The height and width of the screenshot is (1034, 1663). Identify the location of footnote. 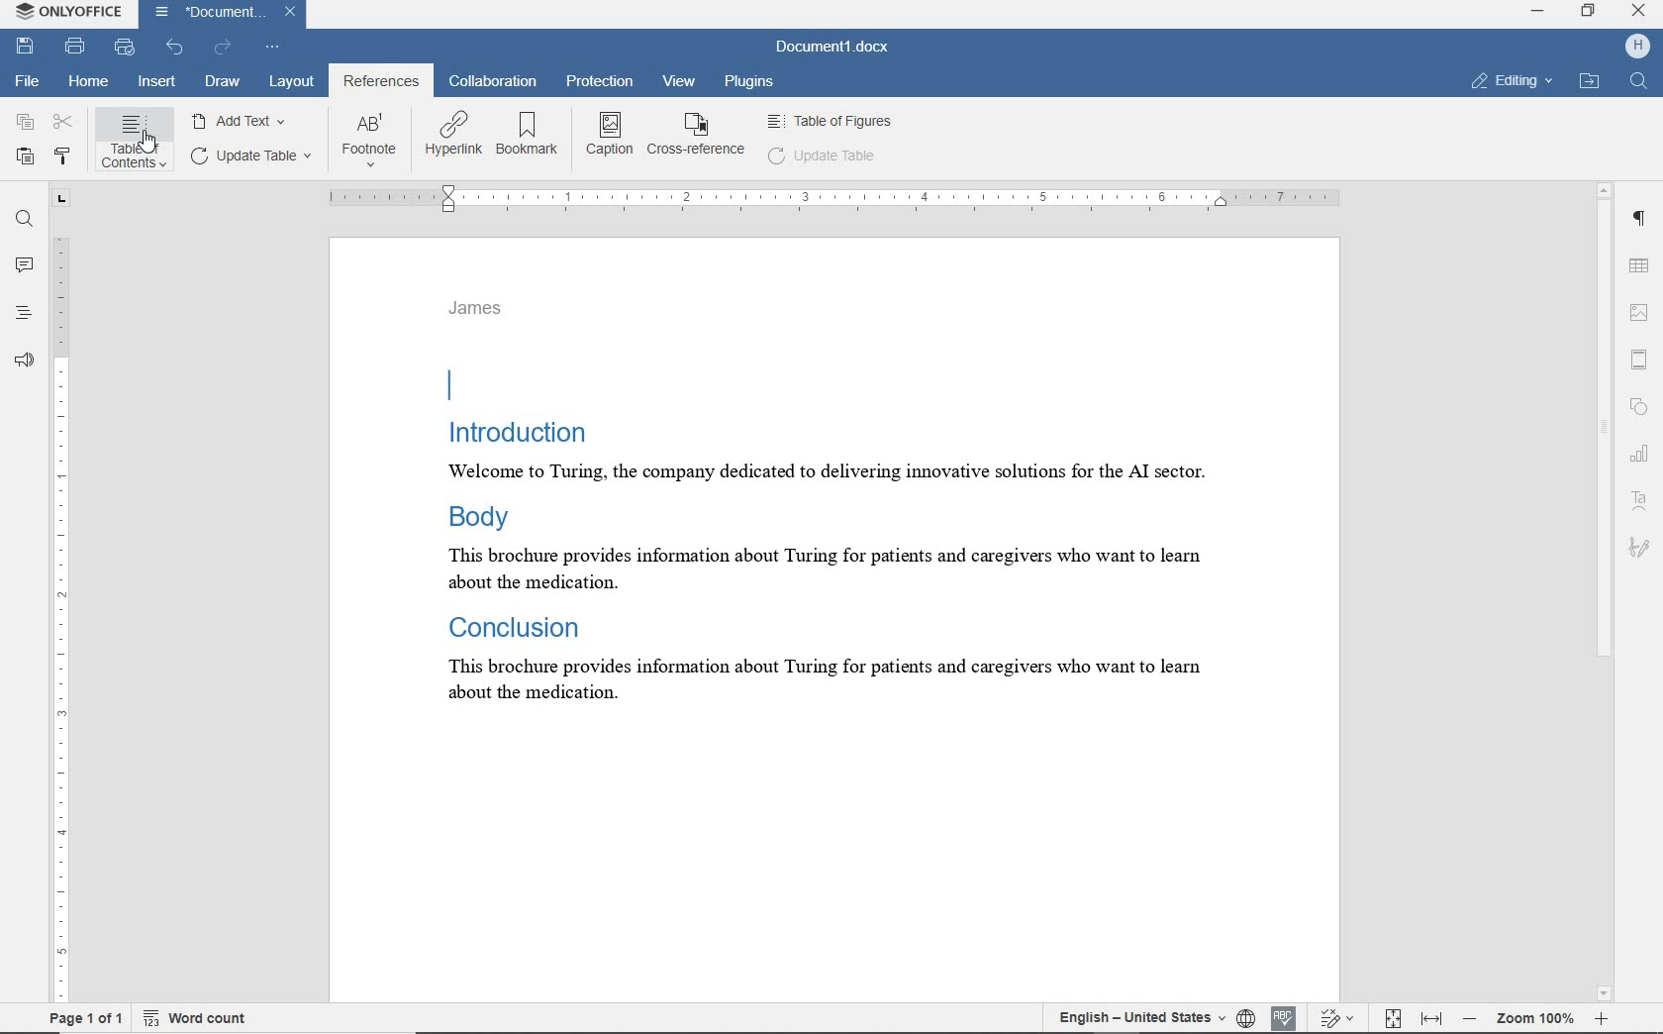
(372, 142).